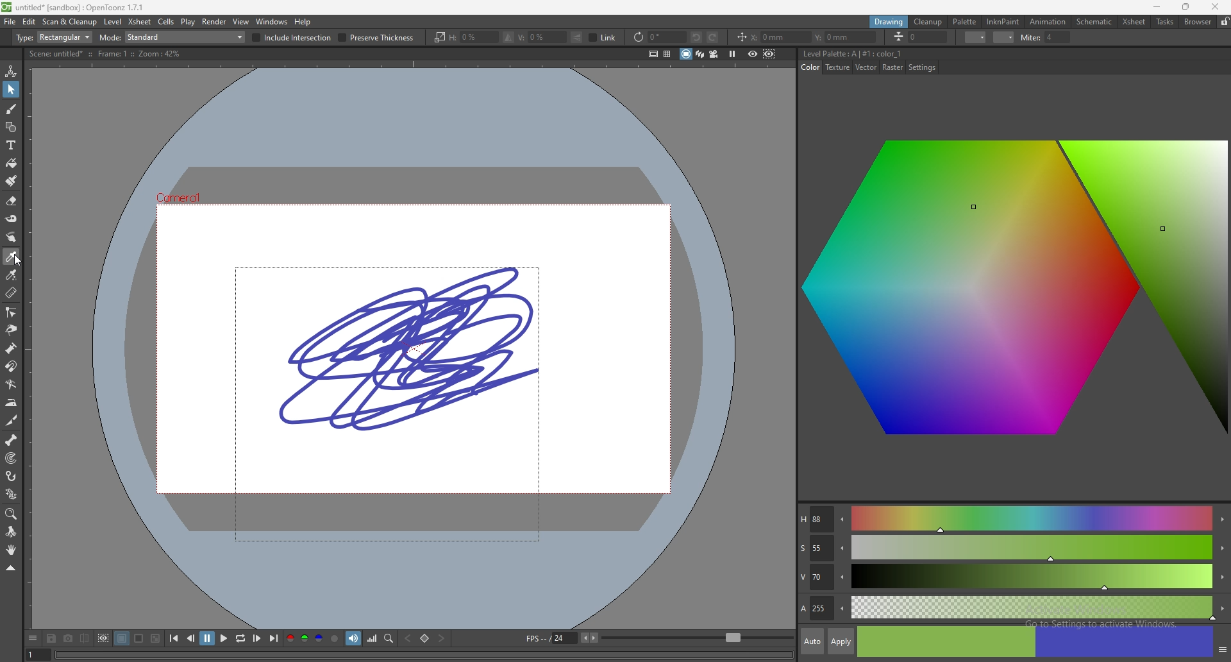  Describe the element at coordinates (11, 22) in the screenshot. I see `file` at that location.